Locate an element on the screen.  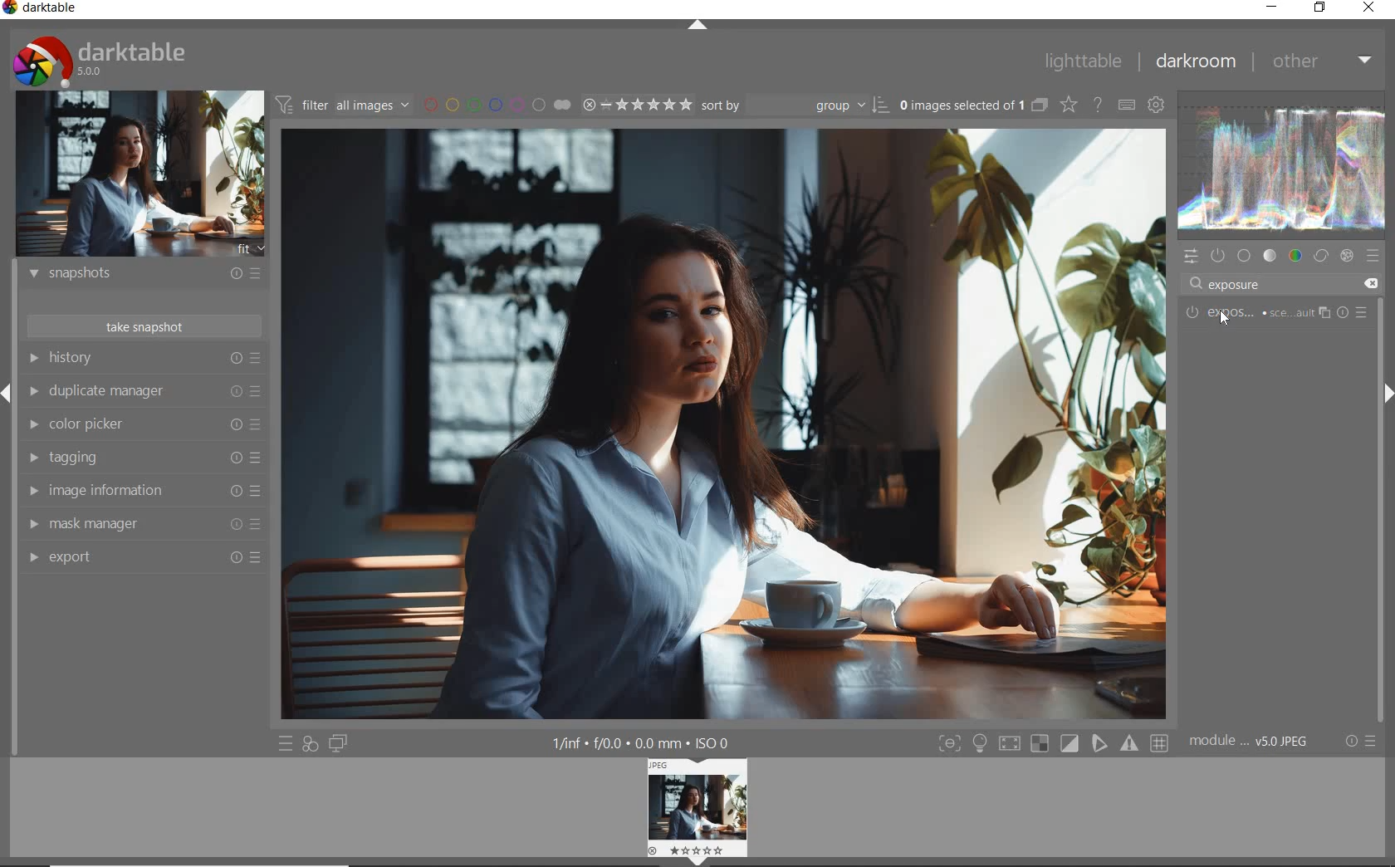
correct is located at coordinates (1319, 256).